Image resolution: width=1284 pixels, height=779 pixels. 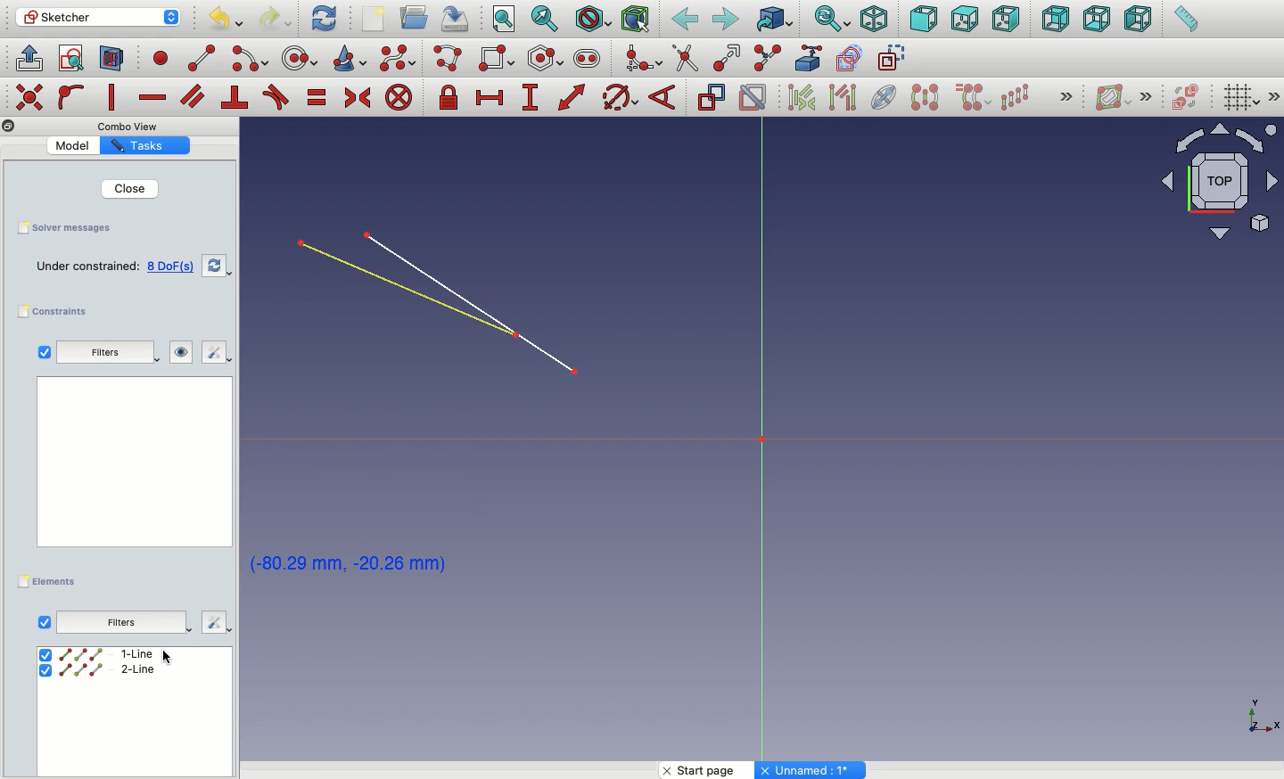 I want to click on arc, so click(x=251, y=59).